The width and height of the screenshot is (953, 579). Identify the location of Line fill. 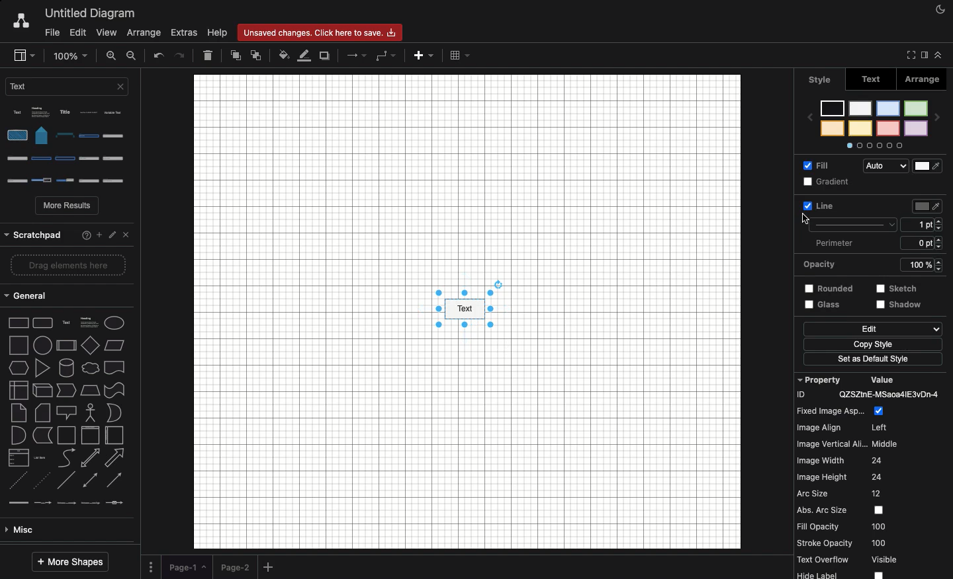
(305, 55).